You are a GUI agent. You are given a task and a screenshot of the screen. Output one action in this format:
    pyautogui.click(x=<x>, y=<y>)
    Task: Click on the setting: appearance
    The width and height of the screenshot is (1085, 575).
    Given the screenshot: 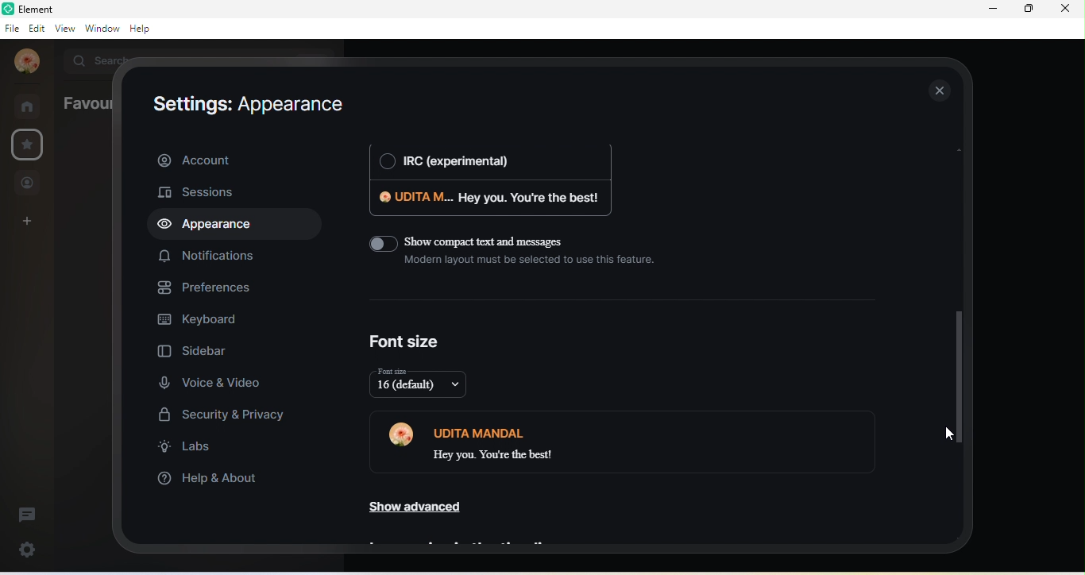 What is the action you would take?
    pyautogui.click(x=242, y=106)
    